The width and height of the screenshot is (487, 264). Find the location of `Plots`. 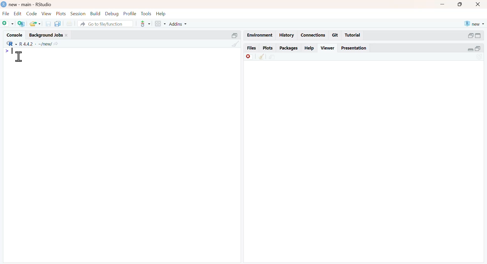

Plots is located at coordinates (268, 48).